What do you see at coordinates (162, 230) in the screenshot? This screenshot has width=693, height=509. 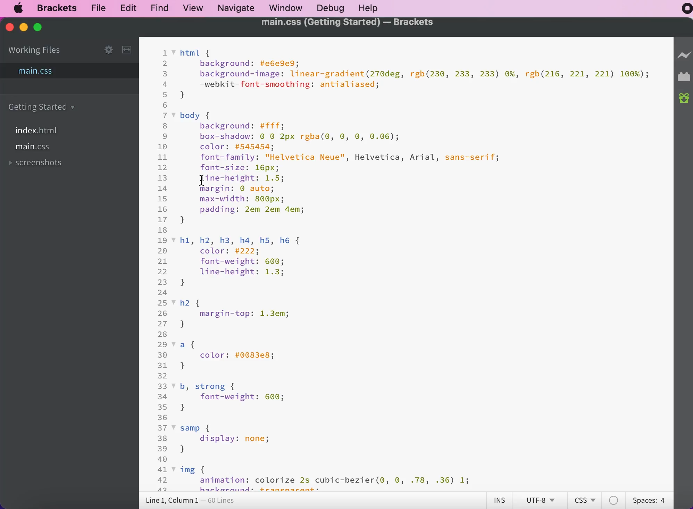 I see `18` at bounding box center [162, 230].